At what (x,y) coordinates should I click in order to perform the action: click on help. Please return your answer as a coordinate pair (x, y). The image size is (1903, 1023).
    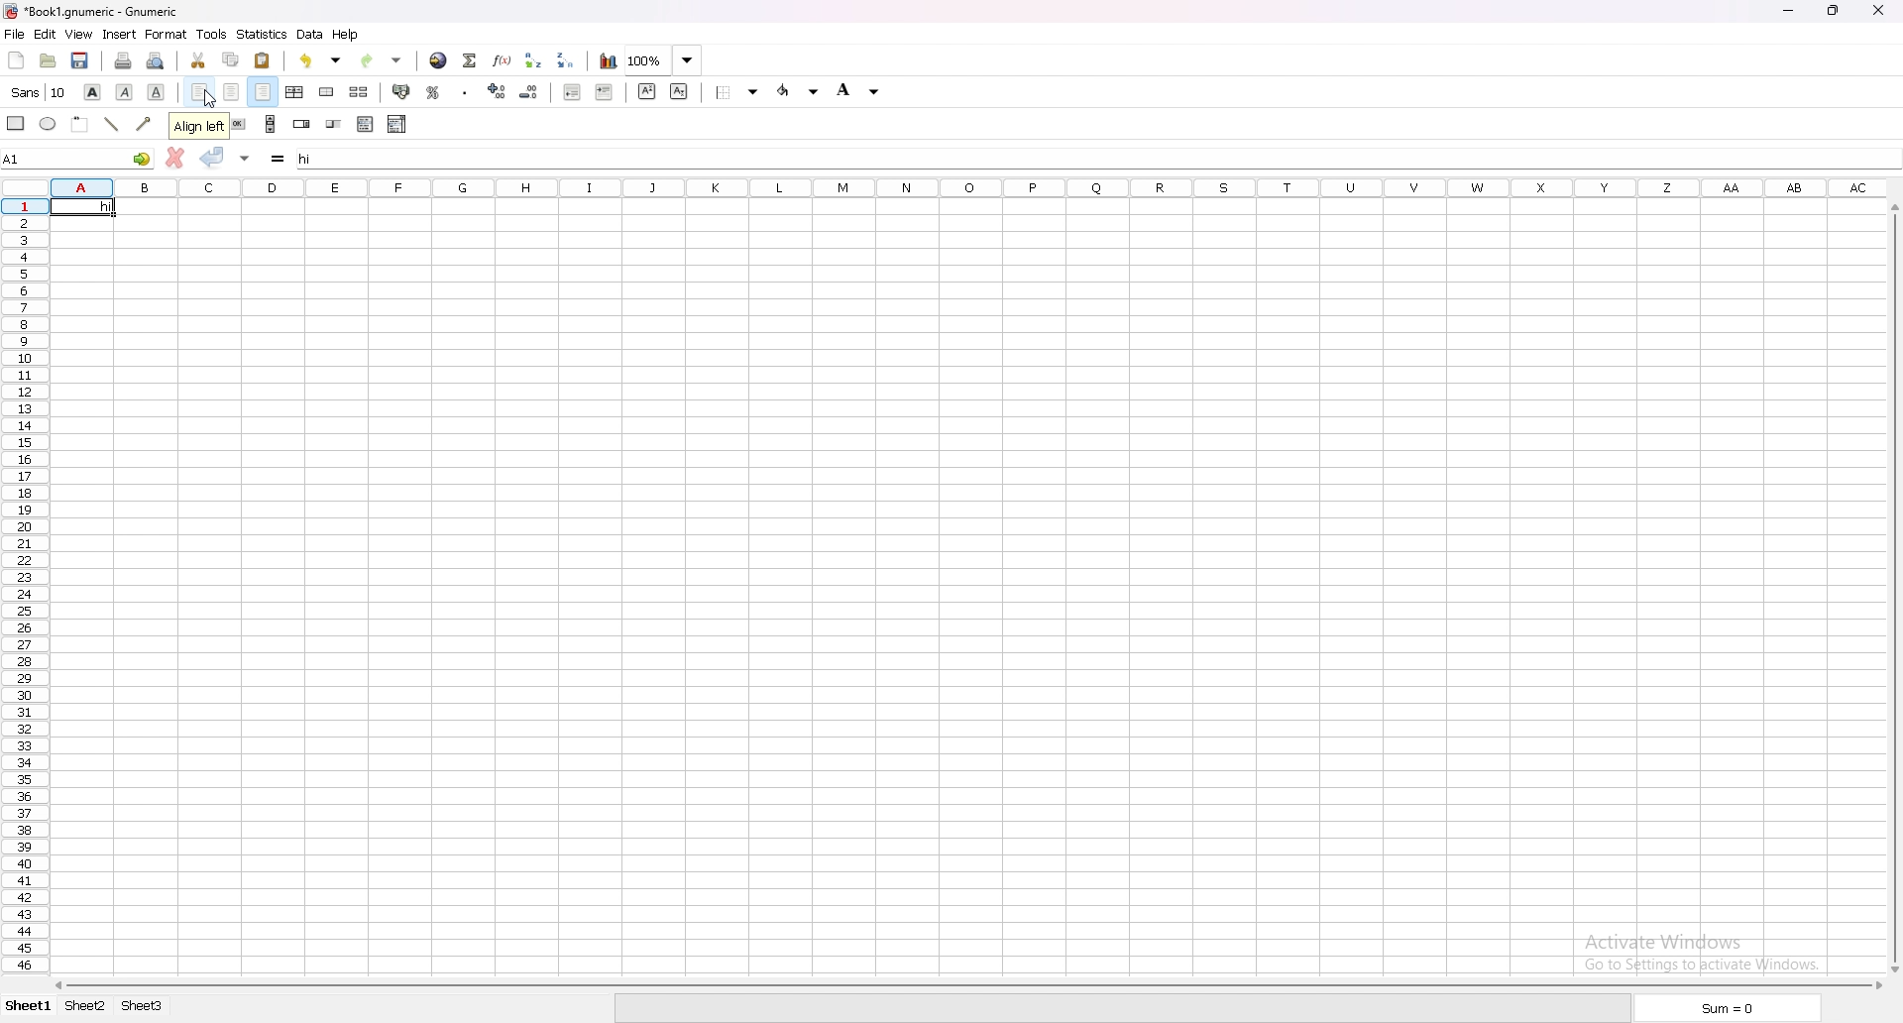
    Looking at the image, I should click on (347, 35).